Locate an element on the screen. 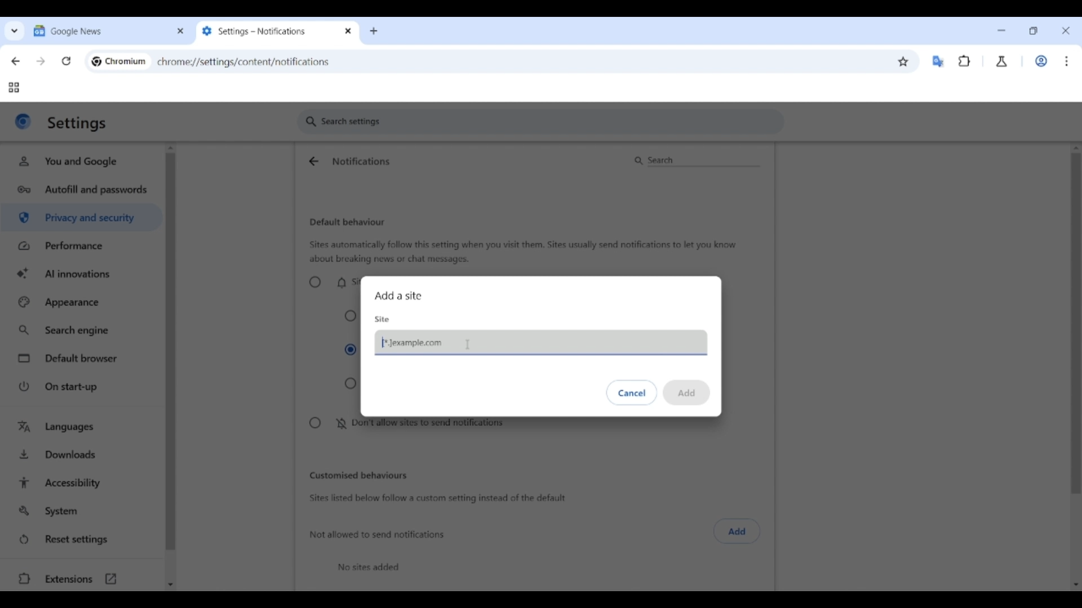 The height and width of the screenshot is (608, 1082). Save inputs made is located at coordinates (686, 393).